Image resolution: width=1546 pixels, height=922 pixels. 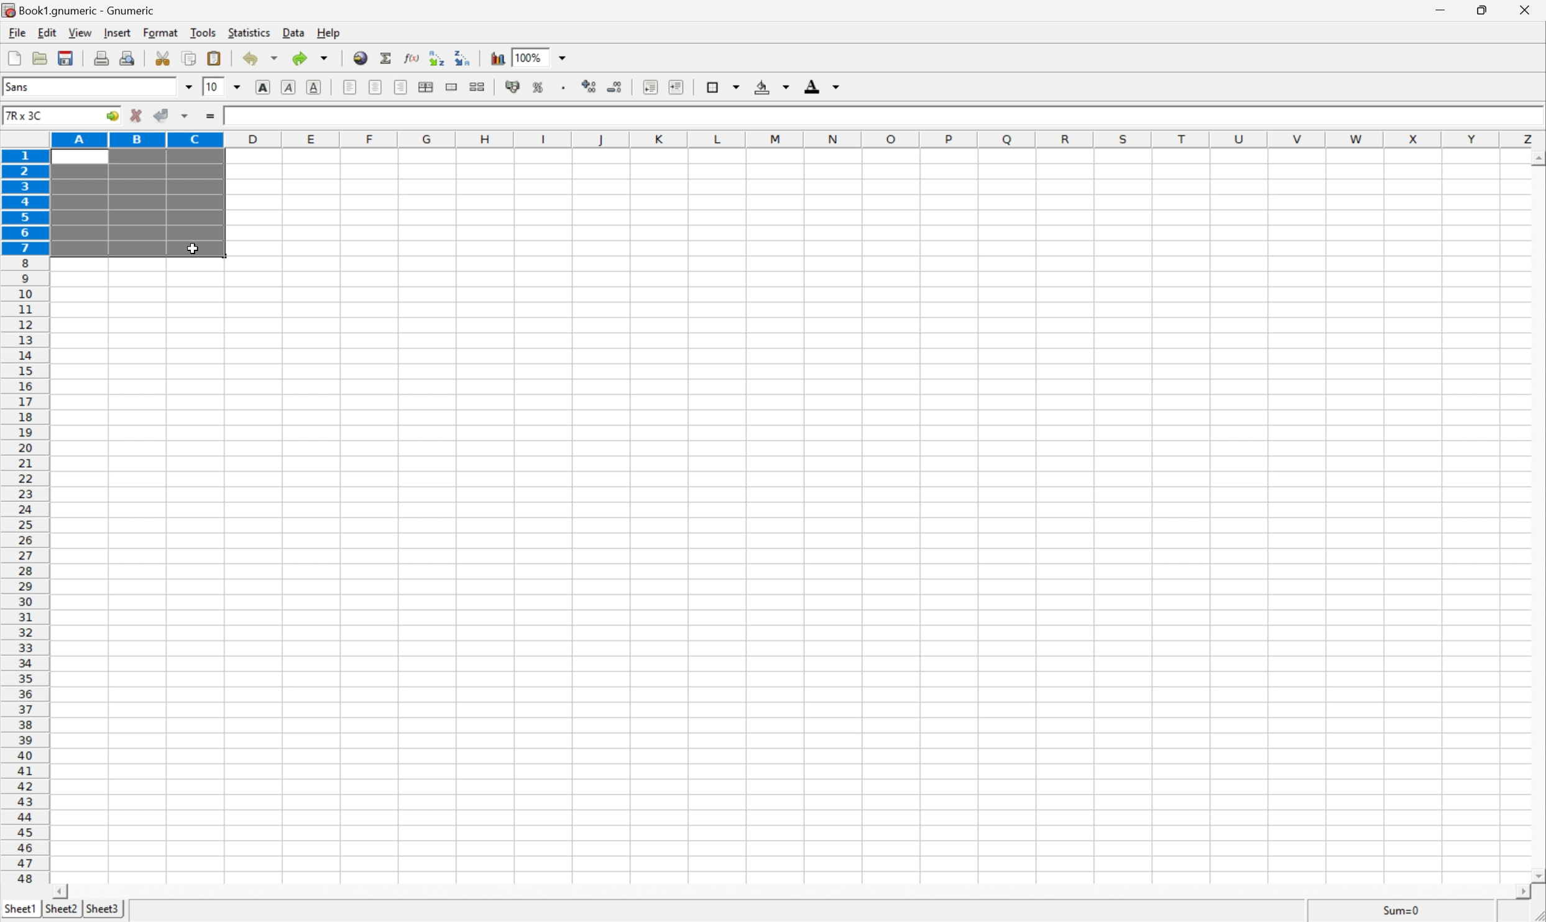 What do you see at coordinates (451, 84) in the screenshot?
I see `merge a range of cells` at bounding box center [451, 84].